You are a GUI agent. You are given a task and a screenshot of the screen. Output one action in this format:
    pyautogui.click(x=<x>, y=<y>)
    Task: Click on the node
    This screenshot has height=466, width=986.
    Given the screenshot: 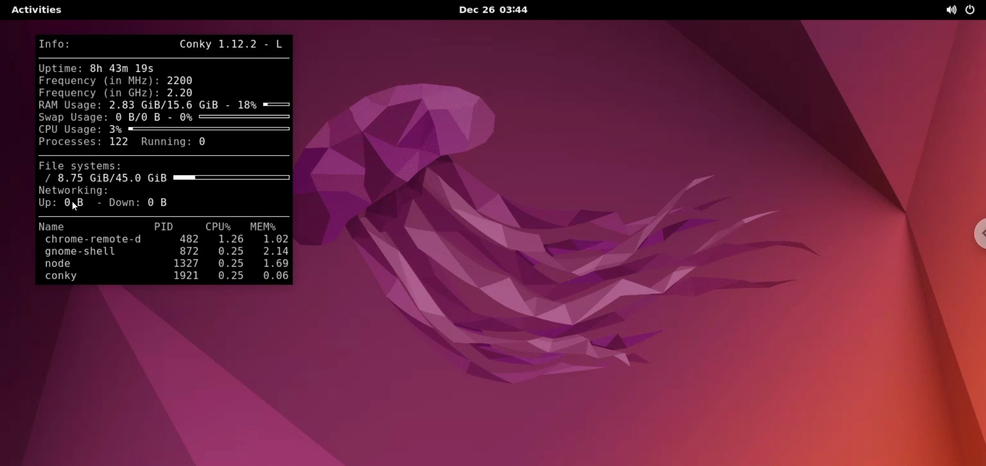 What is the action you would take?
    pyautogui.click(x=89, y=265)
    